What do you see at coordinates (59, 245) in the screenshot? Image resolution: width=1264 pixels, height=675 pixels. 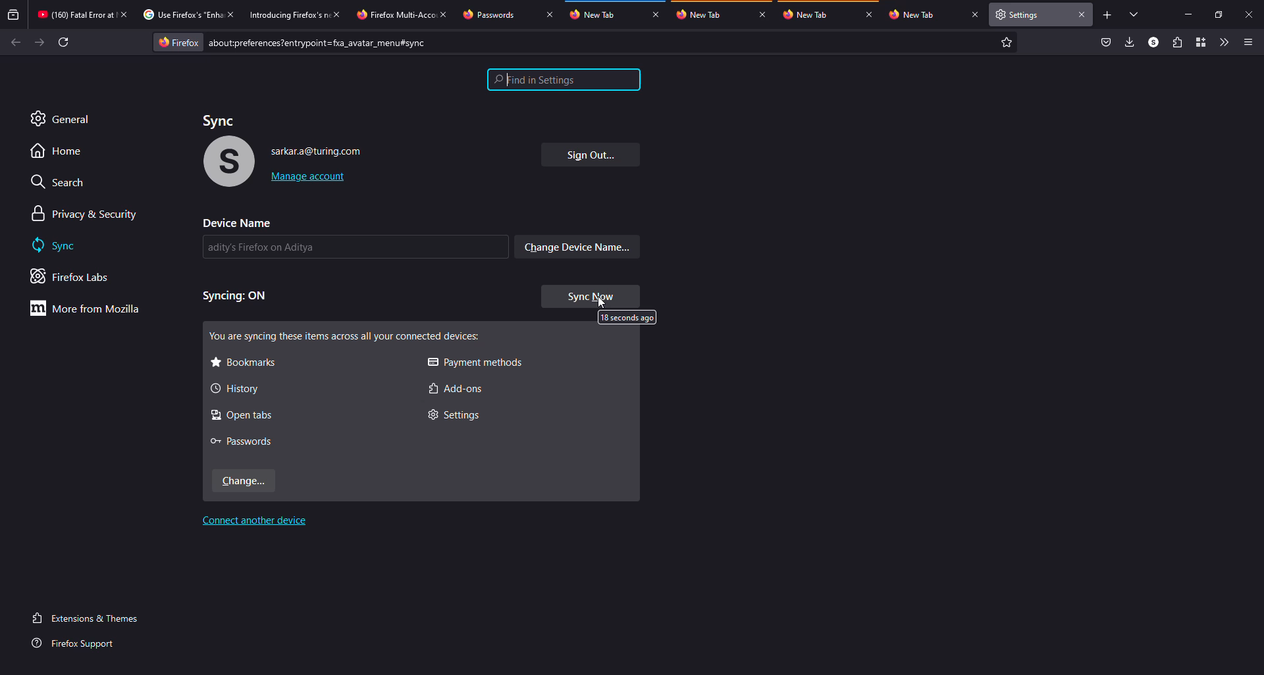 I see `sync` at bounding box center [59, 245].